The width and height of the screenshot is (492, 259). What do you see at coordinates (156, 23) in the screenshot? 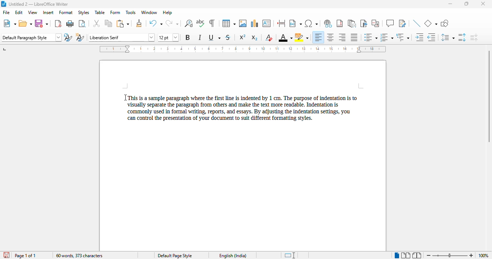
I see `undo` at bounding box center [156, 23].